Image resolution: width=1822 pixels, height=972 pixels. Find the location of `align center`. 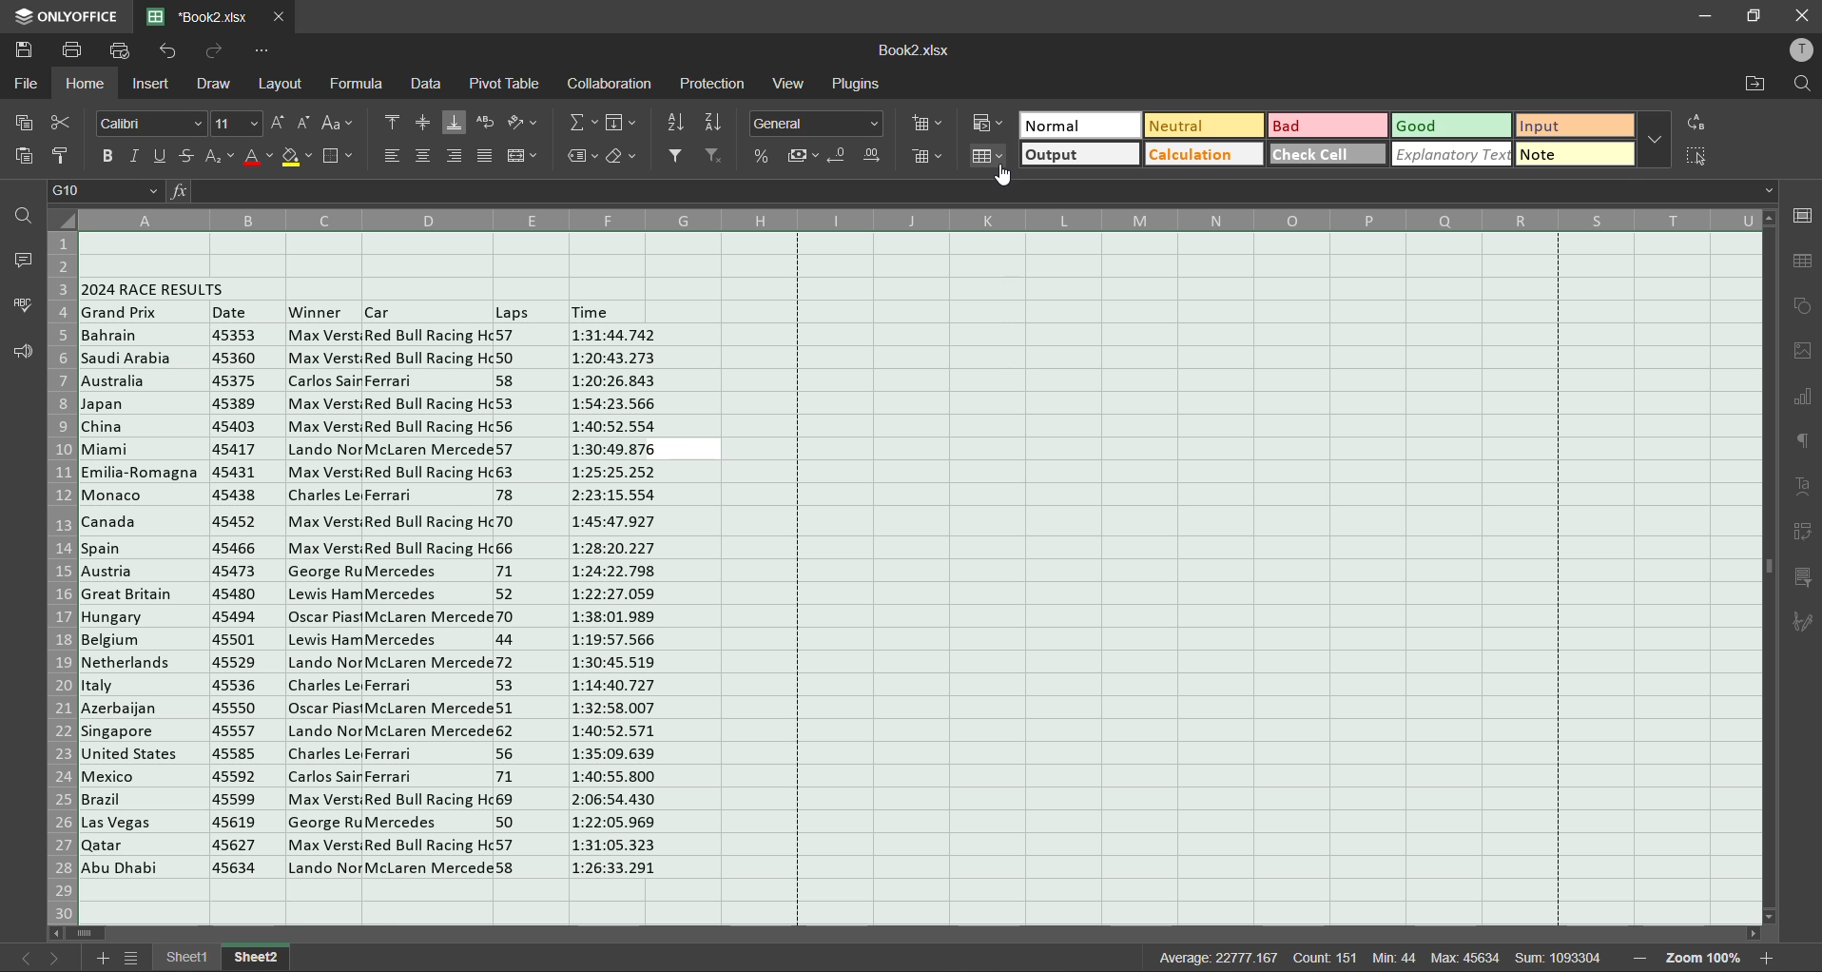

align center is located at coordinates (421, 156).